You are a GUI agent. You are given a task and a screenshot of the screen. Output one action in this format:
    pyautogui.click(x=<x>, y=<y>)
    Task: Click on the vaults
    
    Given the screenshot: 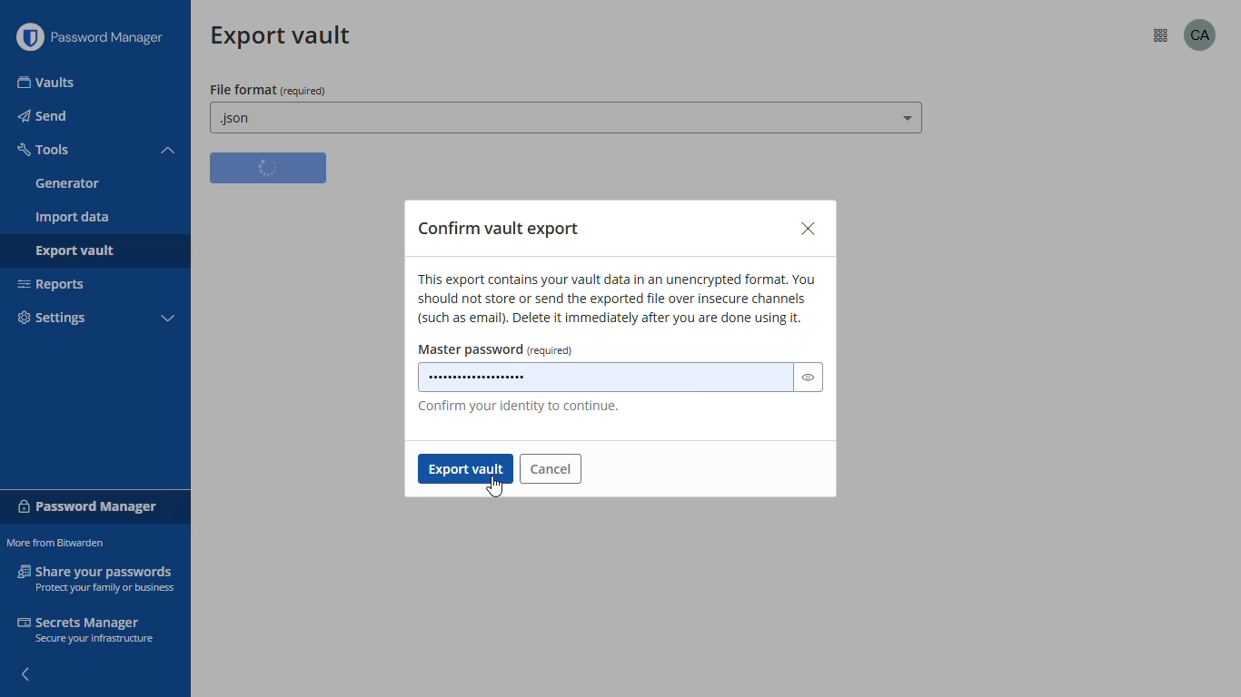 What is the action you would take?
    pyautogui.click(x=46, y=83)
    